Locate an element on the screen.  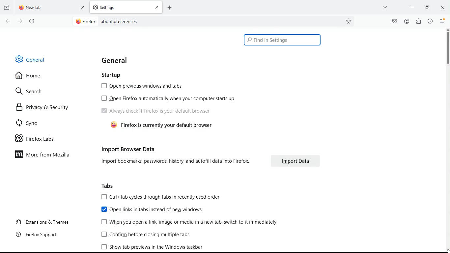
firefox support is located at coordinates (36, 236).